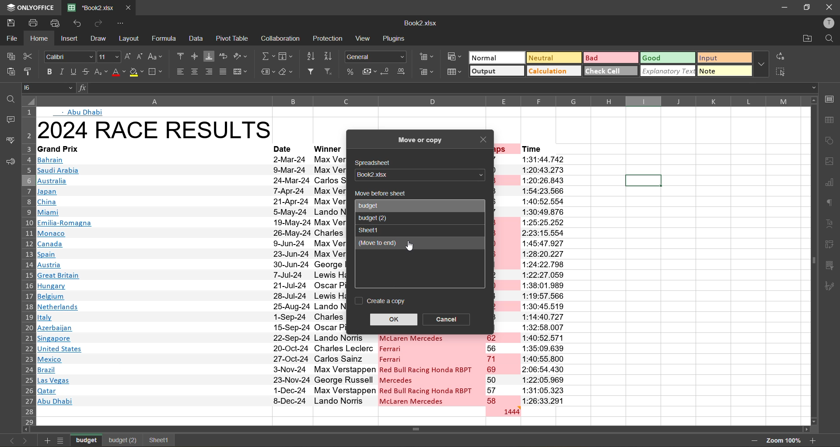 The height and width of the screenshot is (447, 840). Describe the element at coordinates (70, 57) in the screenshot. I see `font style` at that location.